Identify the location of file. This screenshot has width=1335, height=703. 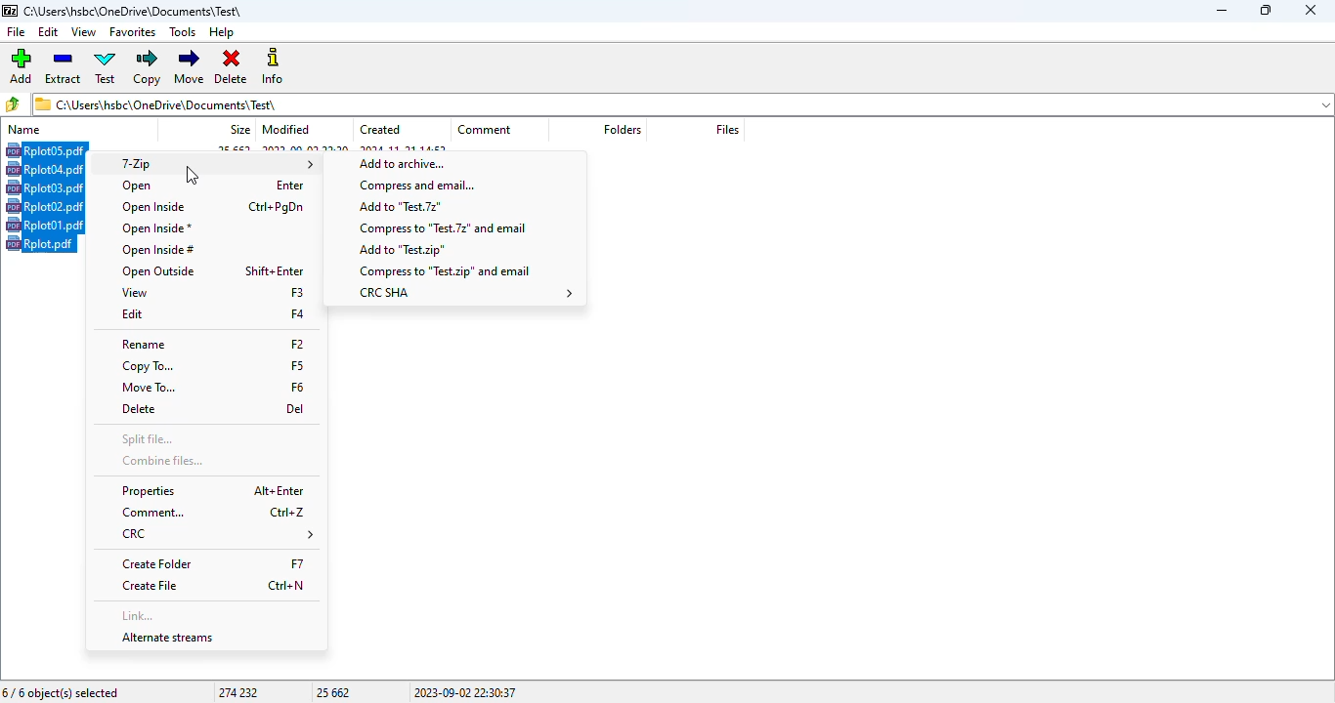
(15, 32).